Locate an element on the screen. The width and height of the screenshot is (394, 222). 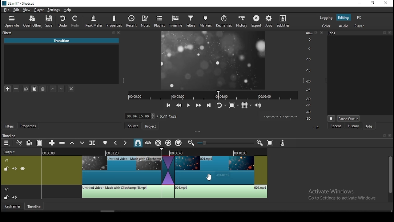
play/pause is located at coordinates (189, 105).